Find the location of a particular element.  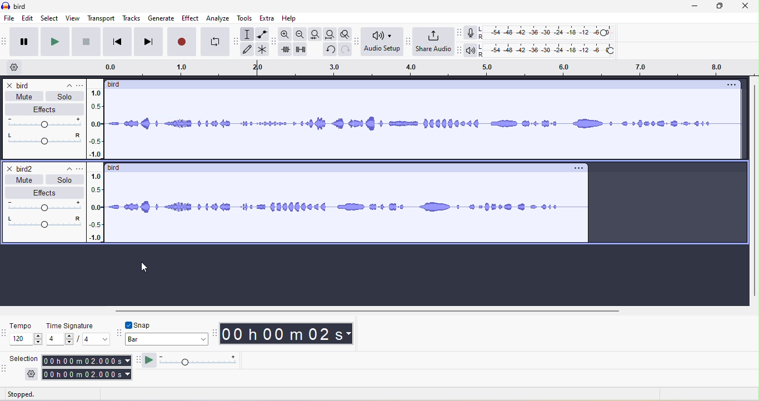

volume is located at coordinates (46, 205).